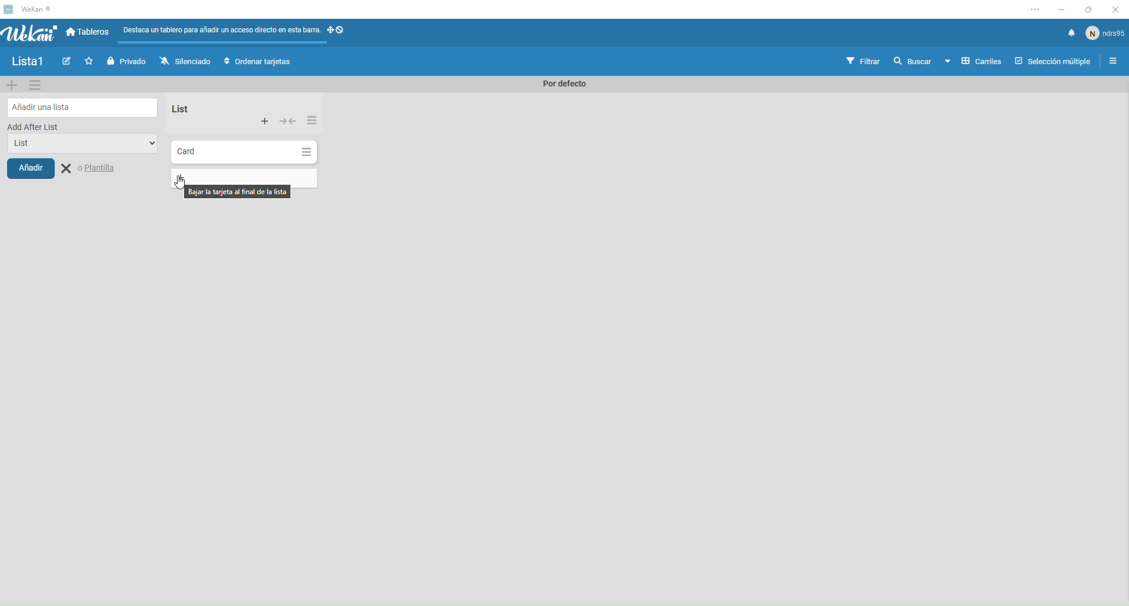 Image resolution: width=1129 pixels, height=606 pixels. Describe the element at coordinates (312, 119) in the screenshot. I see `More` at that location.